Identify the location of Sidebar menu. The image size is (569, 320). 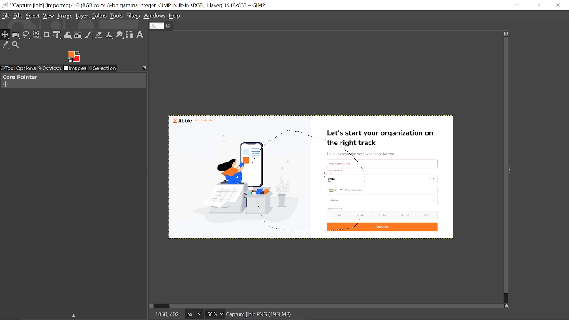
(512, 169).